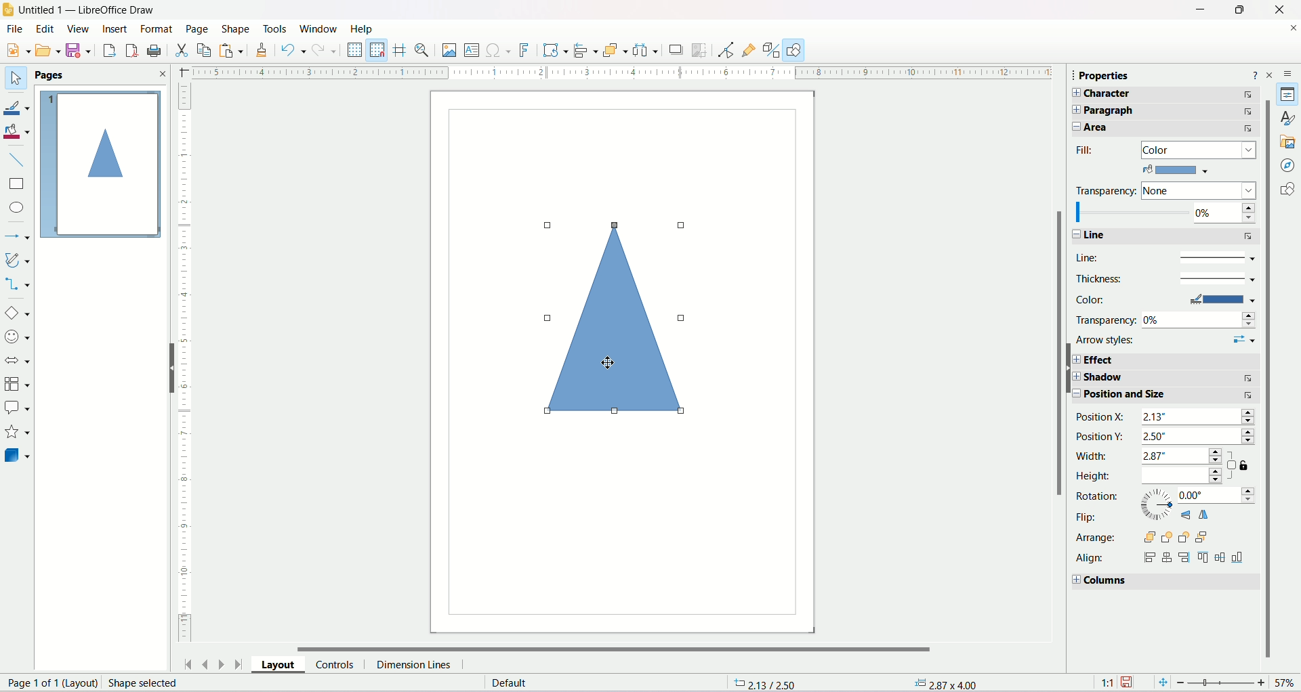 Image resolution: width=1301 pixels, height=692 pixels. I want to click on position Y, so click(1165, 437).